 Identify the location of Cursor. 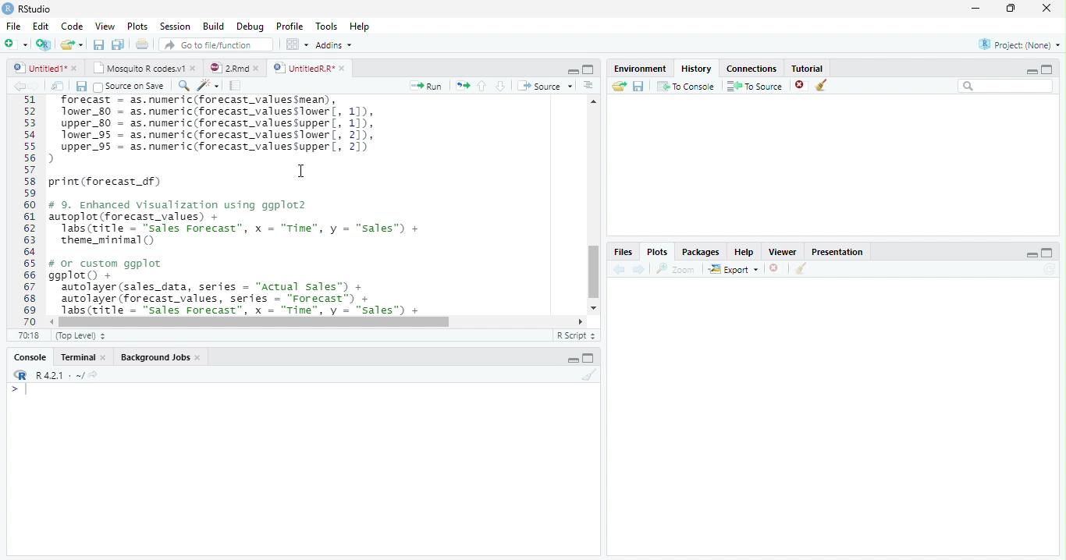
(301, 171).